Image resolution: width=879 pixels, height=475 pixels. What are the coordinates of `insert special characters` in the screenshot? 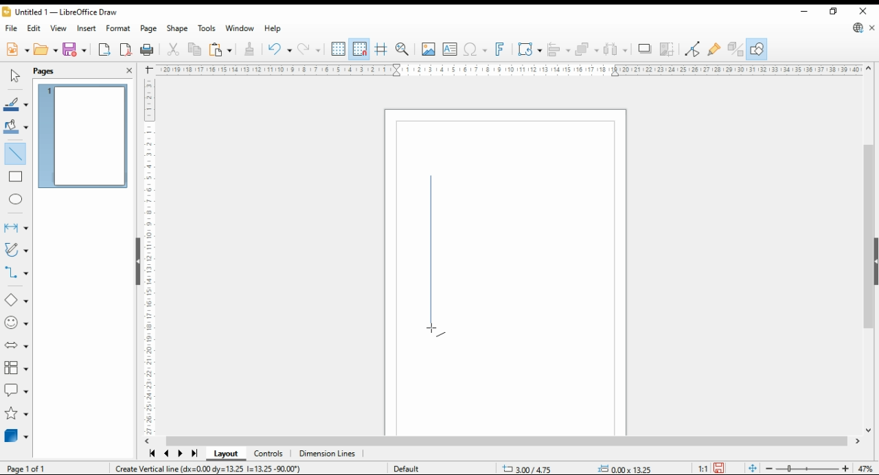 It's located at (475, 49).